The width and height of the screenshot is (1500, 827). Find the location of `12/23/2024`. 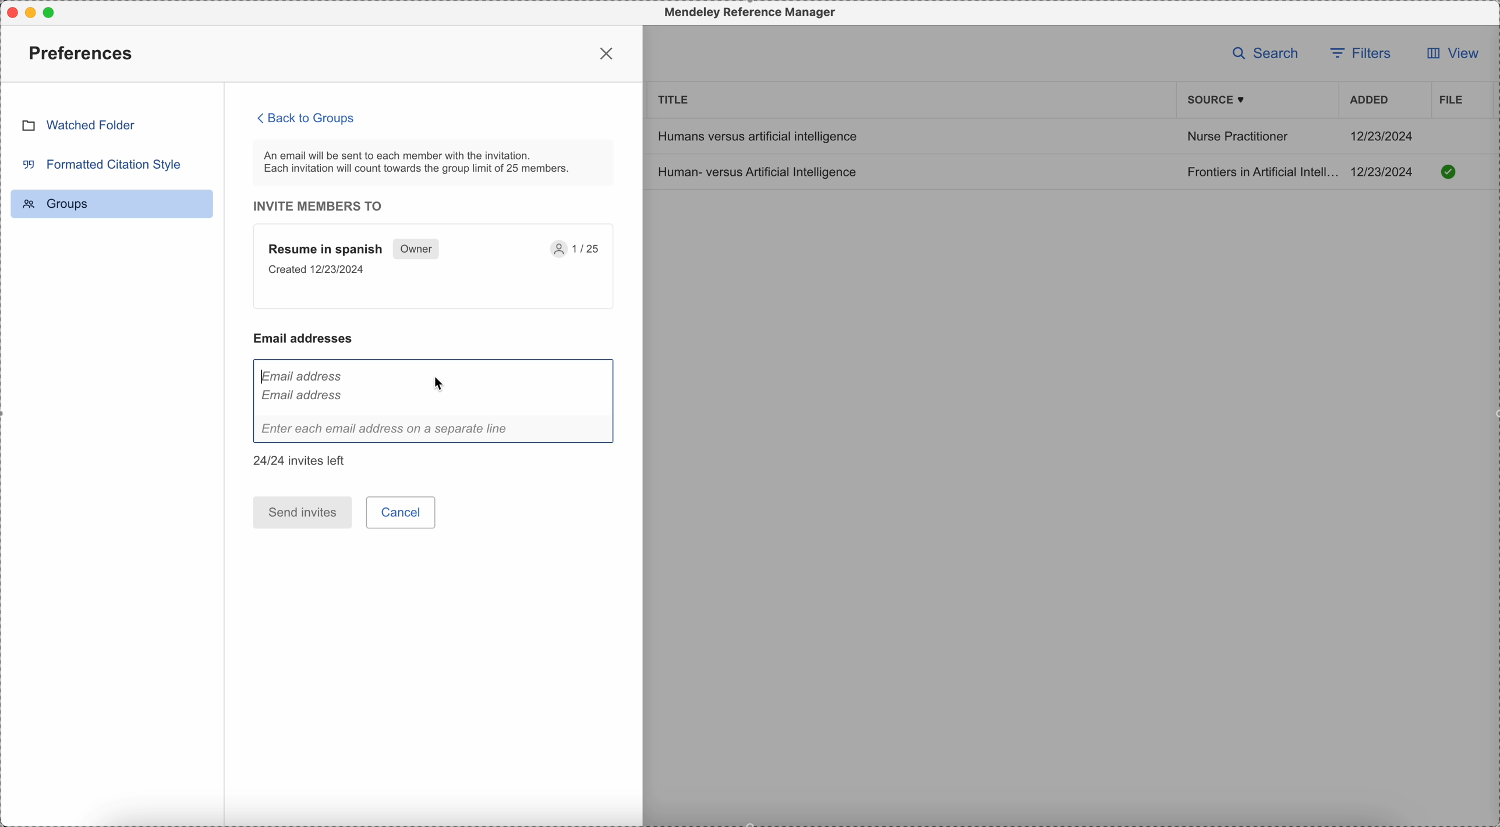

12/23/2024 is located at coordinates (1383, 136).